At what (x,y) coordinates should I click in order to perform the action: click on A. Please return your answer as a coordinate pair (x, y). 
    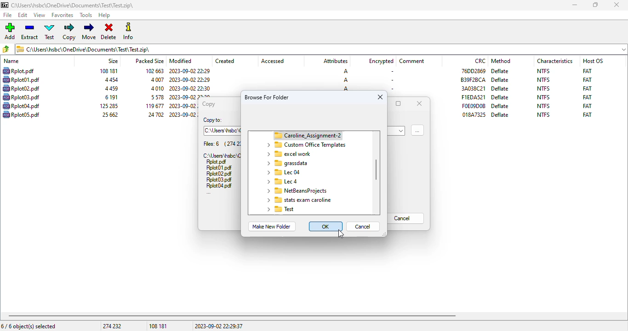
    Looking at the image, I should click on (346, 89).